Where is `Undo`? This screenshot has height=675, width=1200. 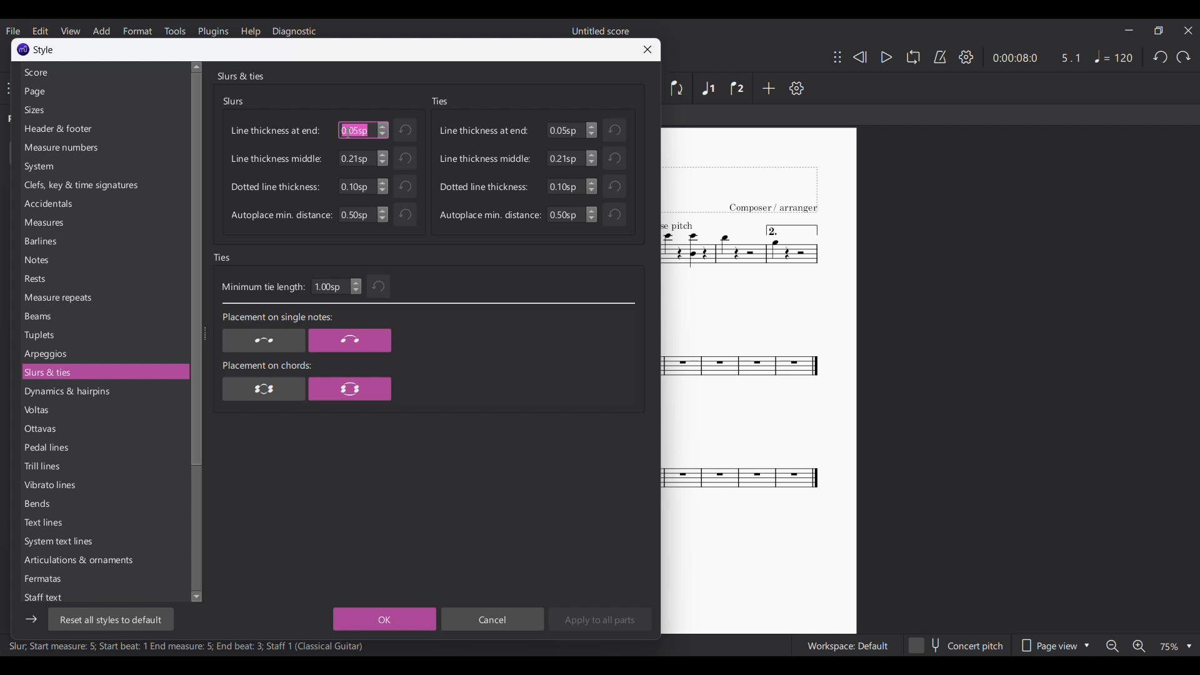
Undo is located at coordinates (1160, 57).